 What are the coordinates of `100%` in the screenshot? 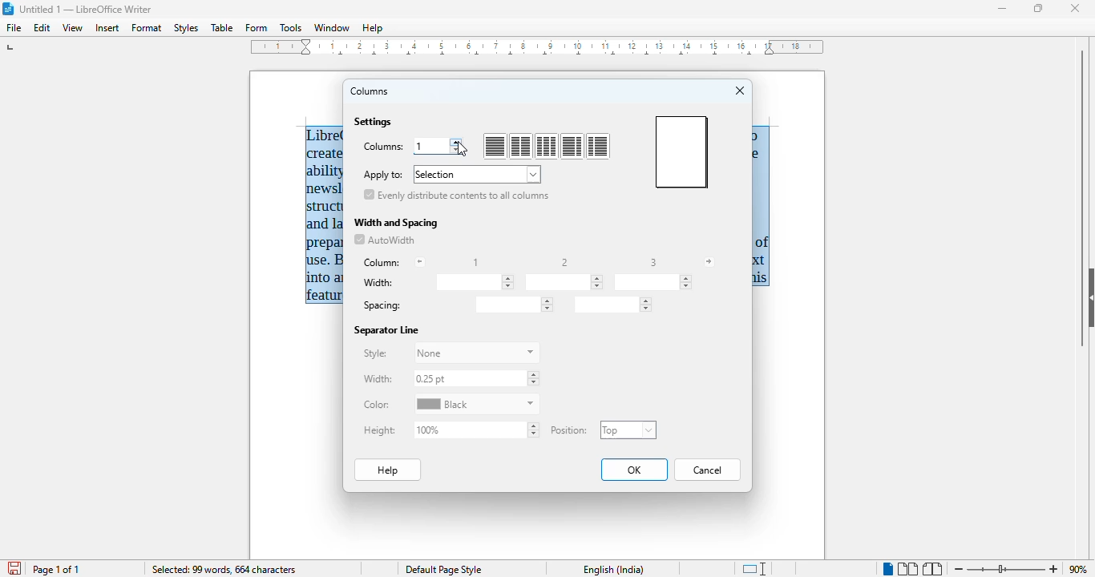 It's located at (476, 429).